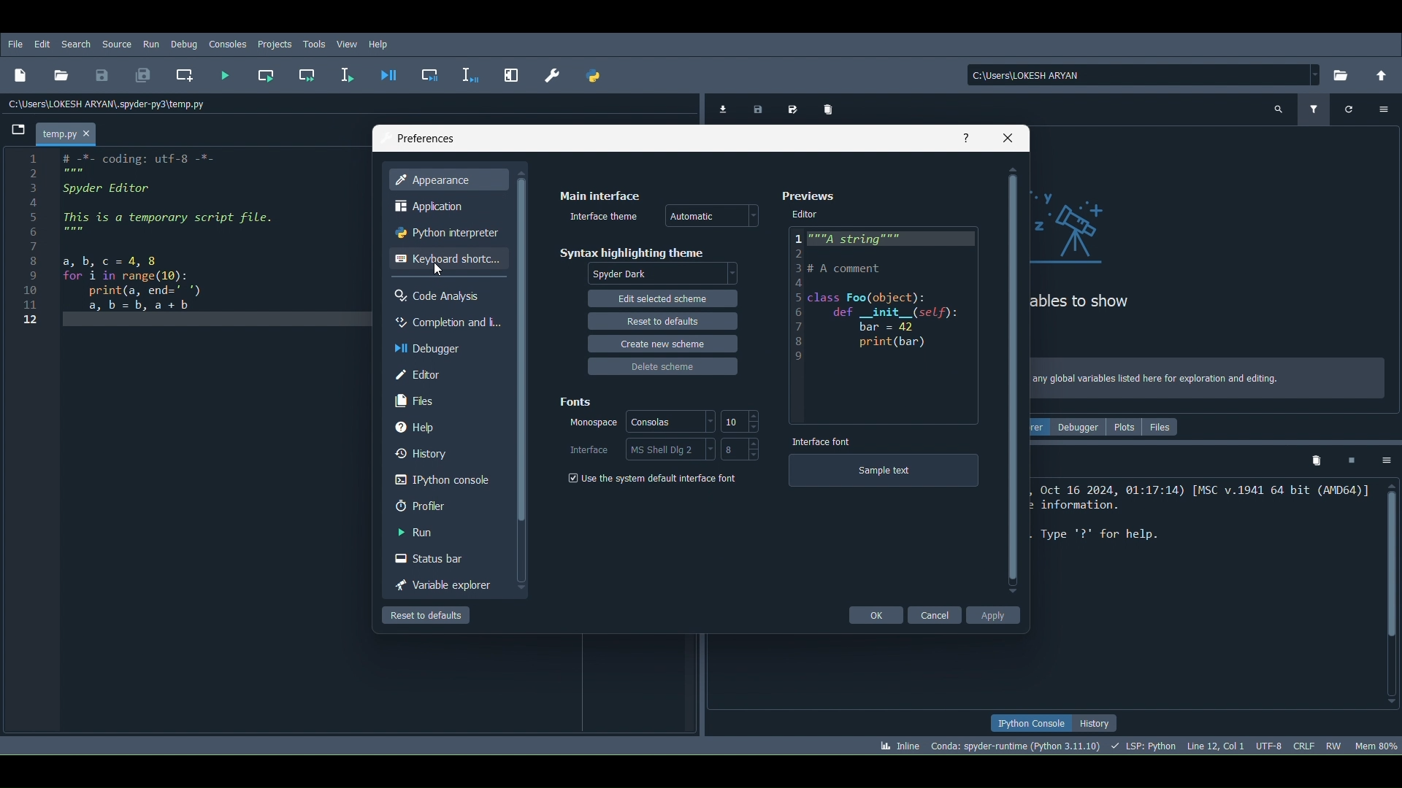  I want to click on Edit selected theme, so click(662, 300).